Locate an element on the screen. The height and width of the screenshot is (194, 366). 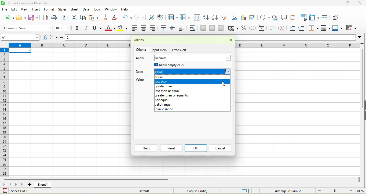
minuimize is located at coordinates (335, 3).